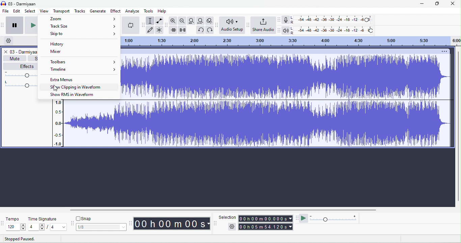  What do you see at coordinates (217, 25) in the screenshot?
I see `audacity audio set up toolbar` at bounding box center [217, 25].